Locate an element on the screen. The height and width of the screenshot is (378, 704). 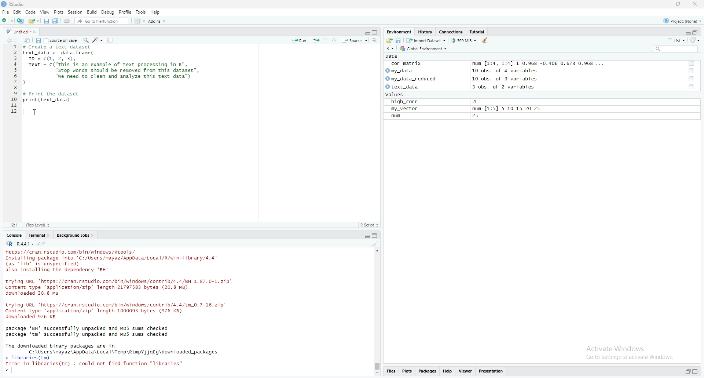
plots is located at coordinates (407, 371).